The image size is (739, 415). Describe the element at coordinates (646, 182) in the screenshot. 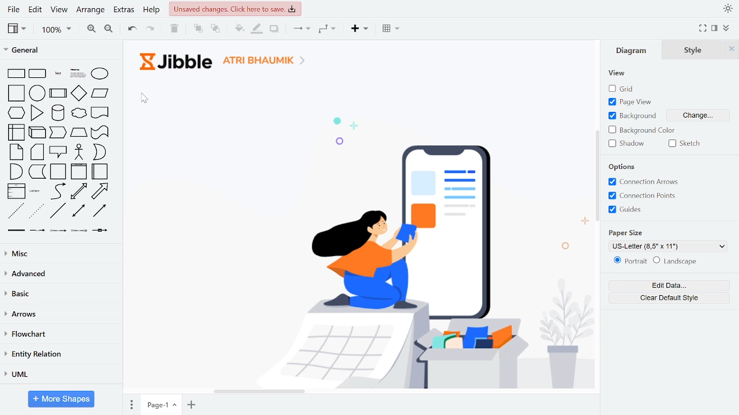

I see `connection arrows` at that location.